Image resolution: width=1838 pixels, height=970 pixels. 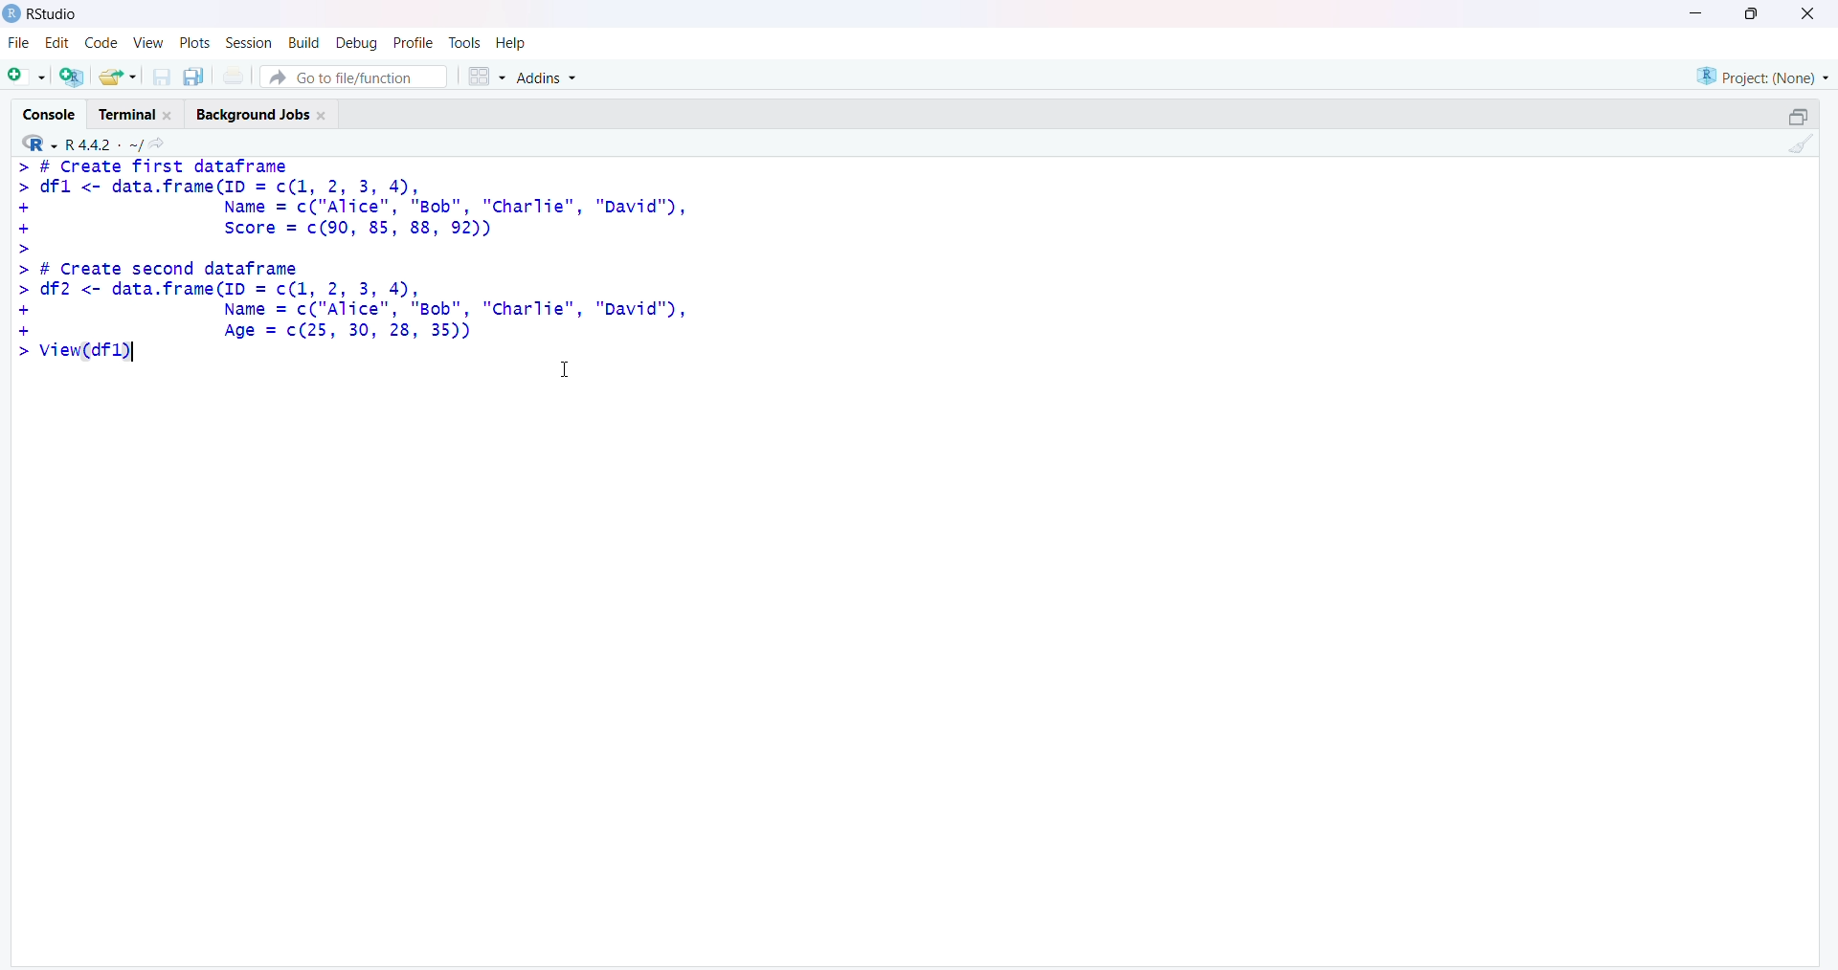 I want to click on plots, so click(x=197, y=44).